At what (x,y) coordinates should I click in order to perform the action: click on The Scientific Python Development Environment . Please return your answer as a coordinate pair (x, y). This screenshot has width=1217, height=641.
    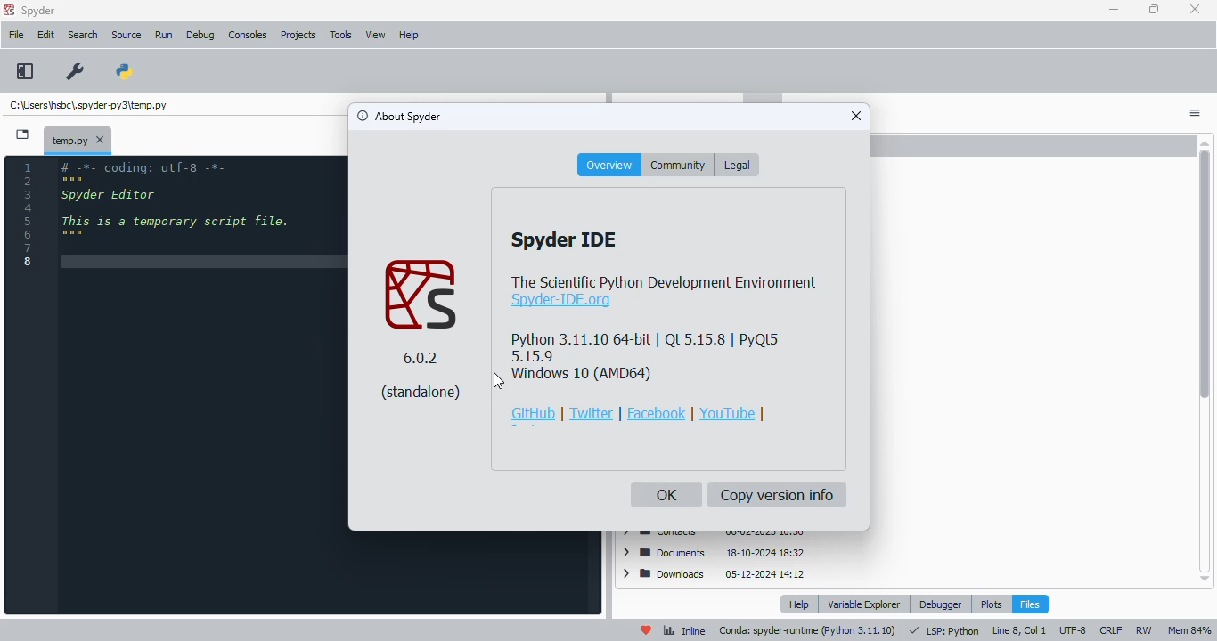
    Looking at the image, I should click on (665, 280).